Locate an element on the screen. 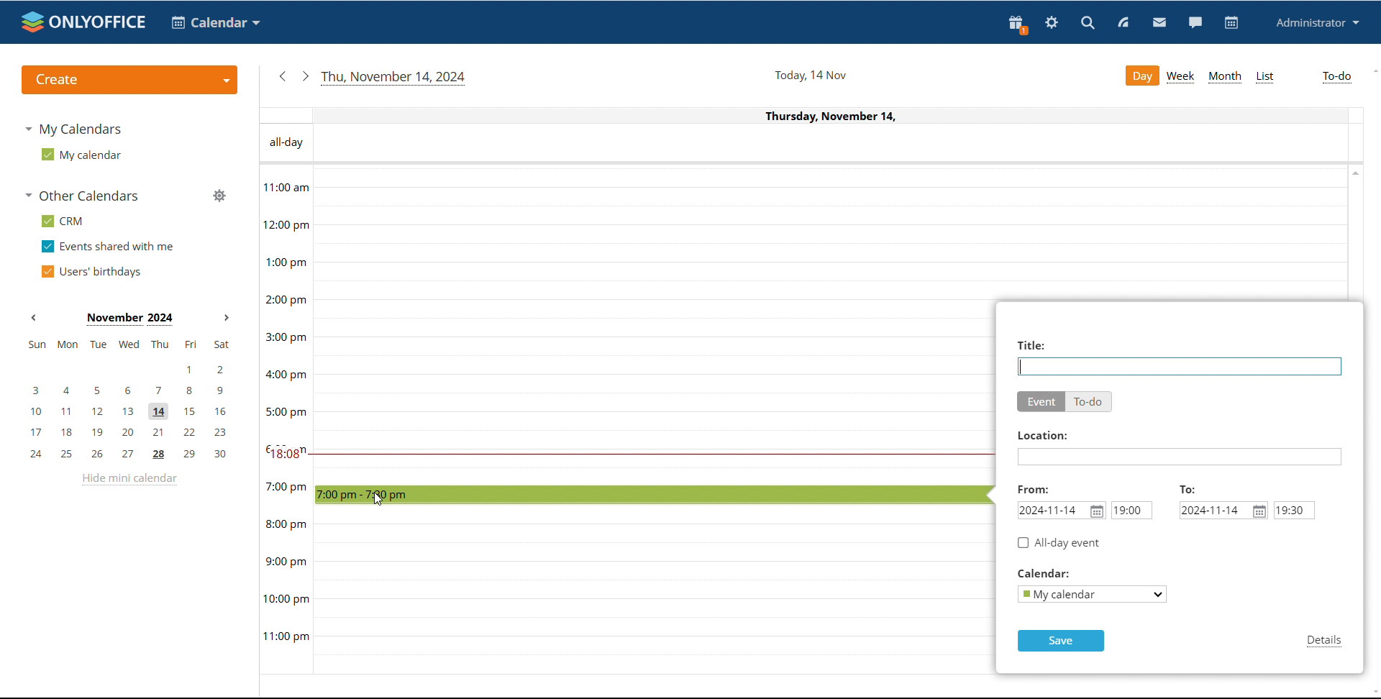 Image resolution: width=1381 pixels, height=699 pixels. manage is located at coordinates (218, 195).